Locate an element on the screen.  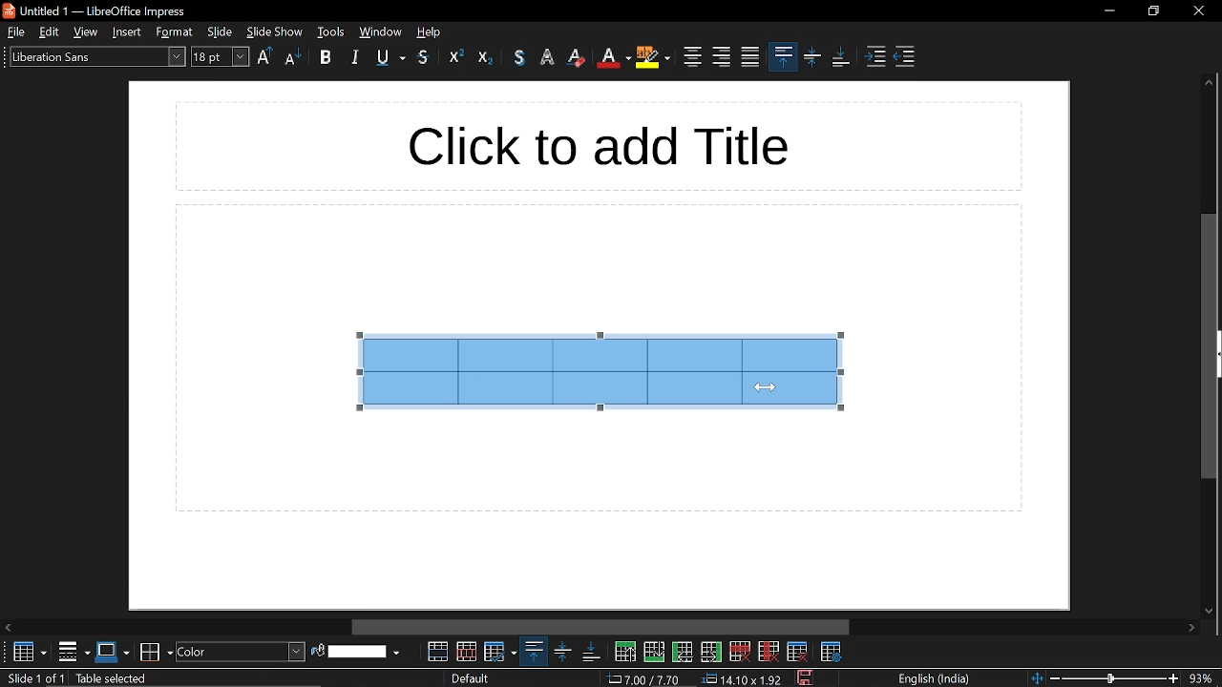
zoom out is located at coordinates (1057, 677).